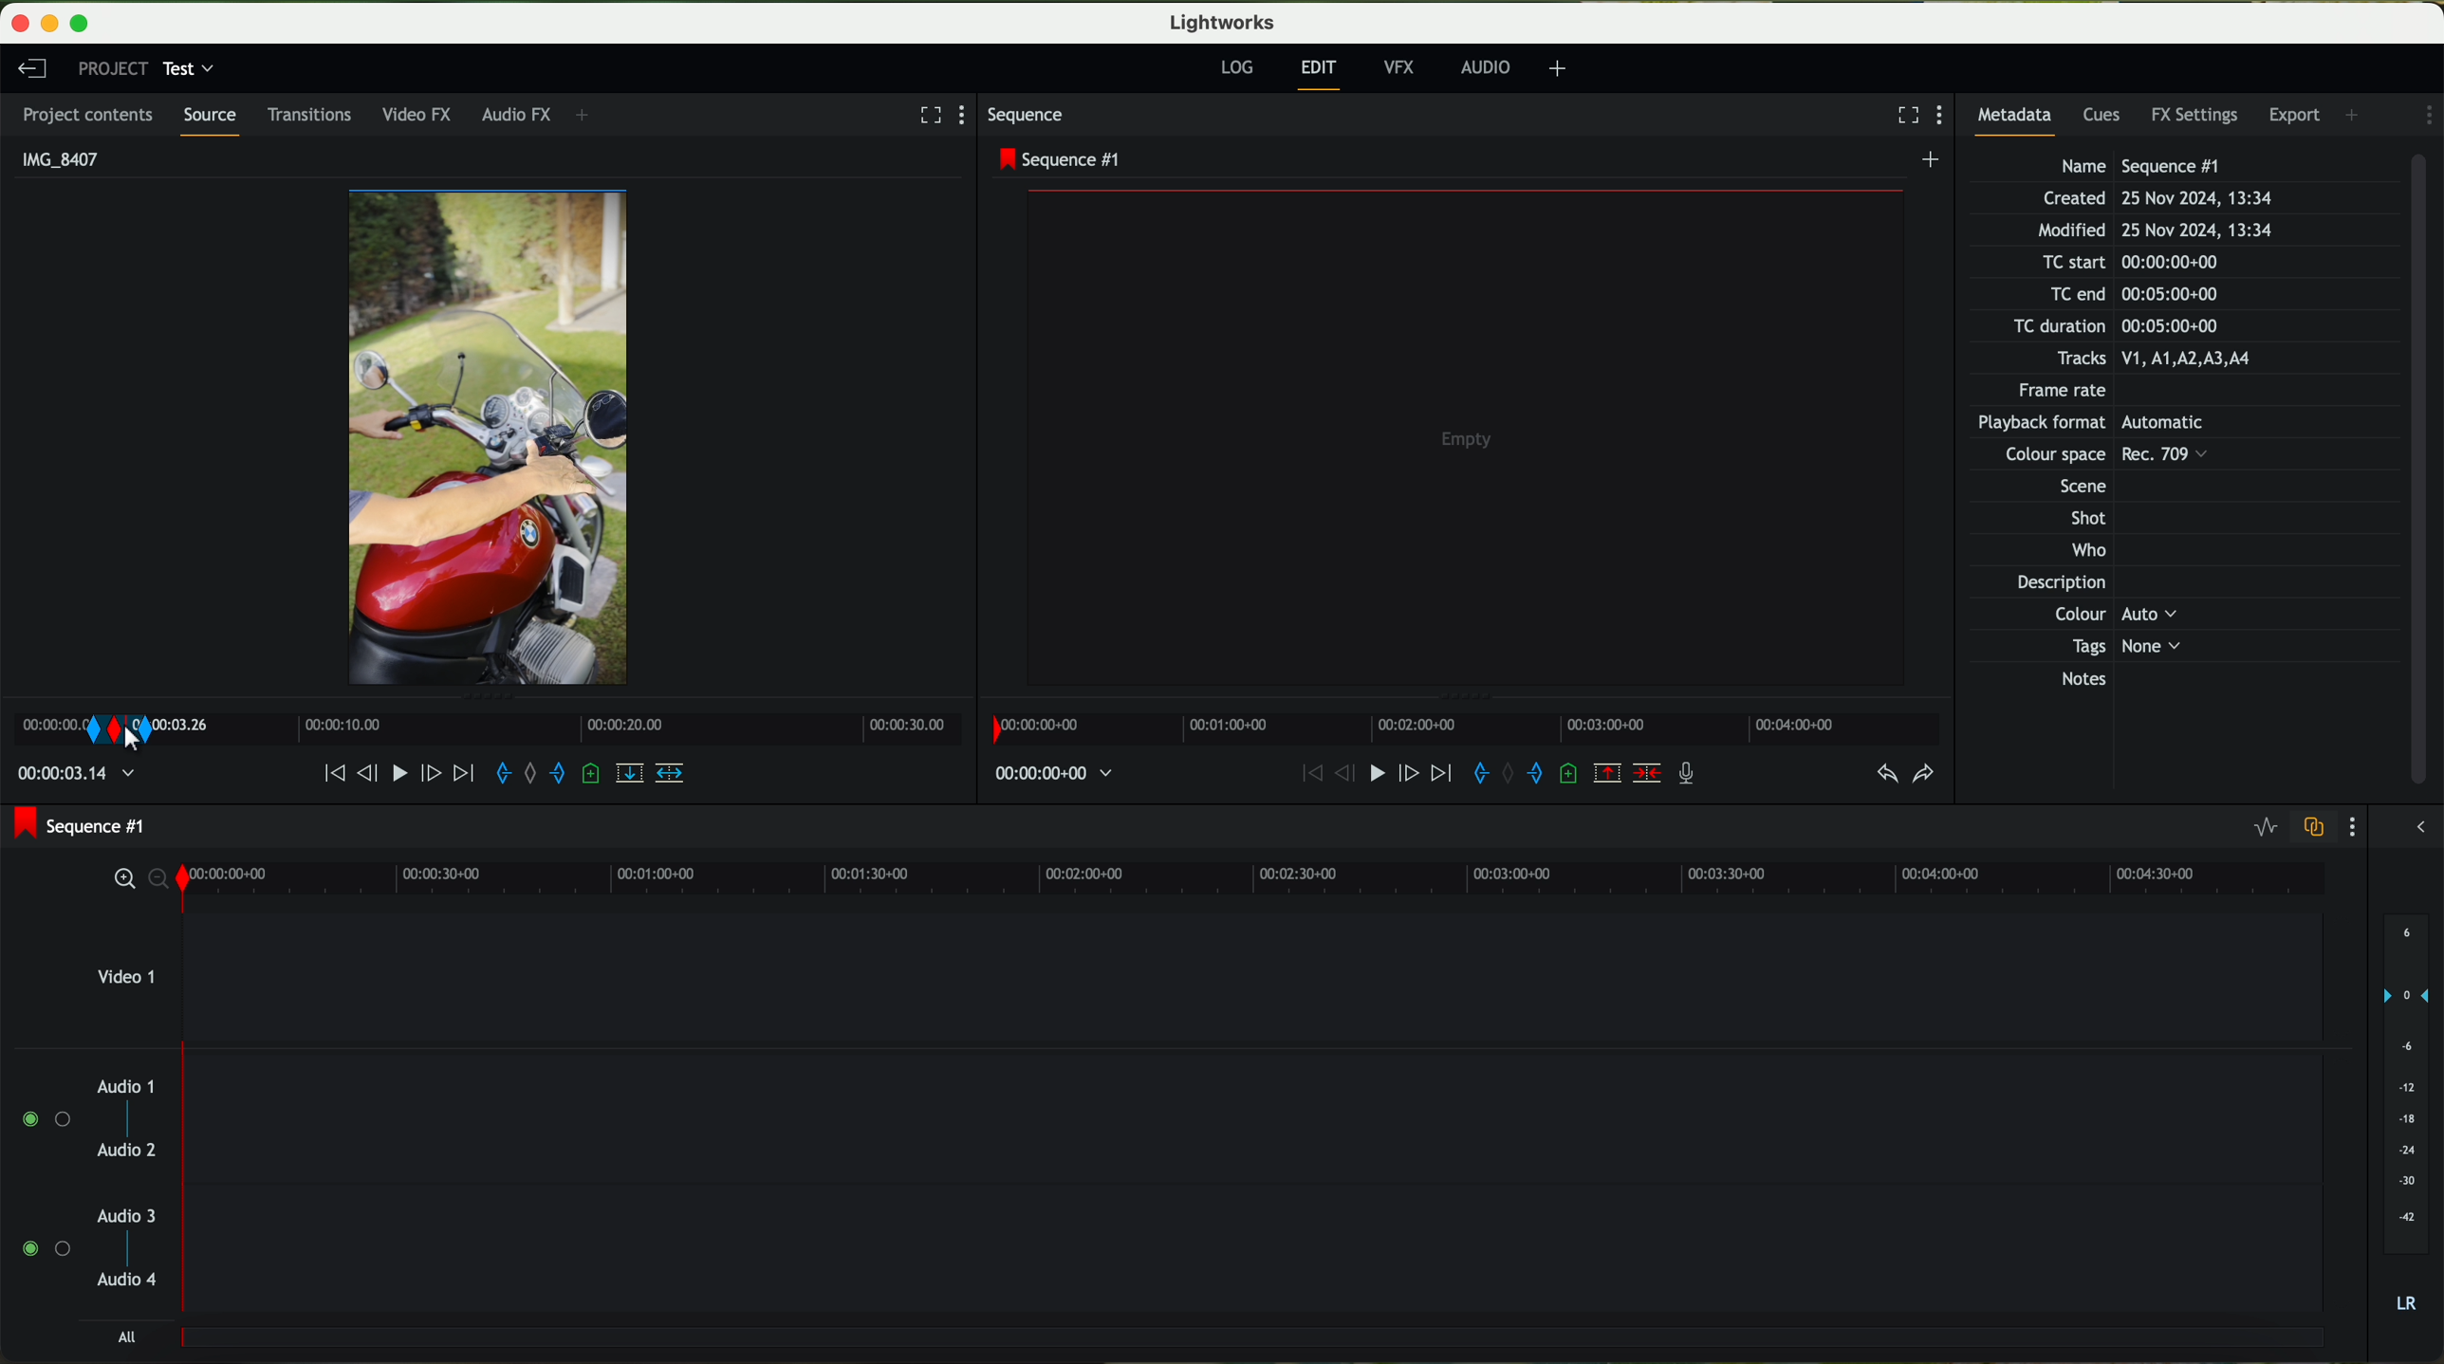 The image size is (2444, 1364). Describe the element at coordinates (2127, 263) in the screenshot. I see `TC start` at that location.